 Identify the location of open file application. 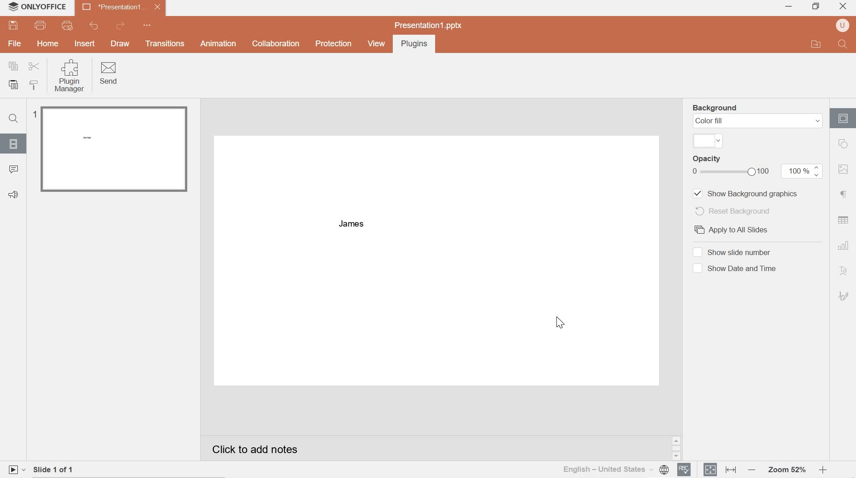
(815, 44).